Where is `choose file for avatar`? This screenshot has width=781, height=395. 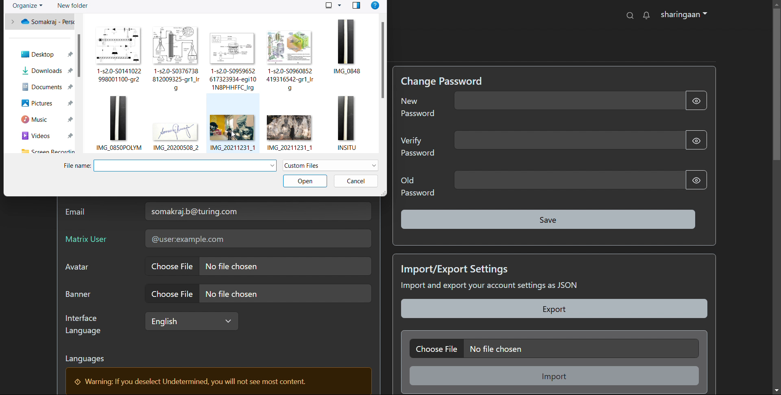 choose file for avatar is located at coordinates (257, 266).